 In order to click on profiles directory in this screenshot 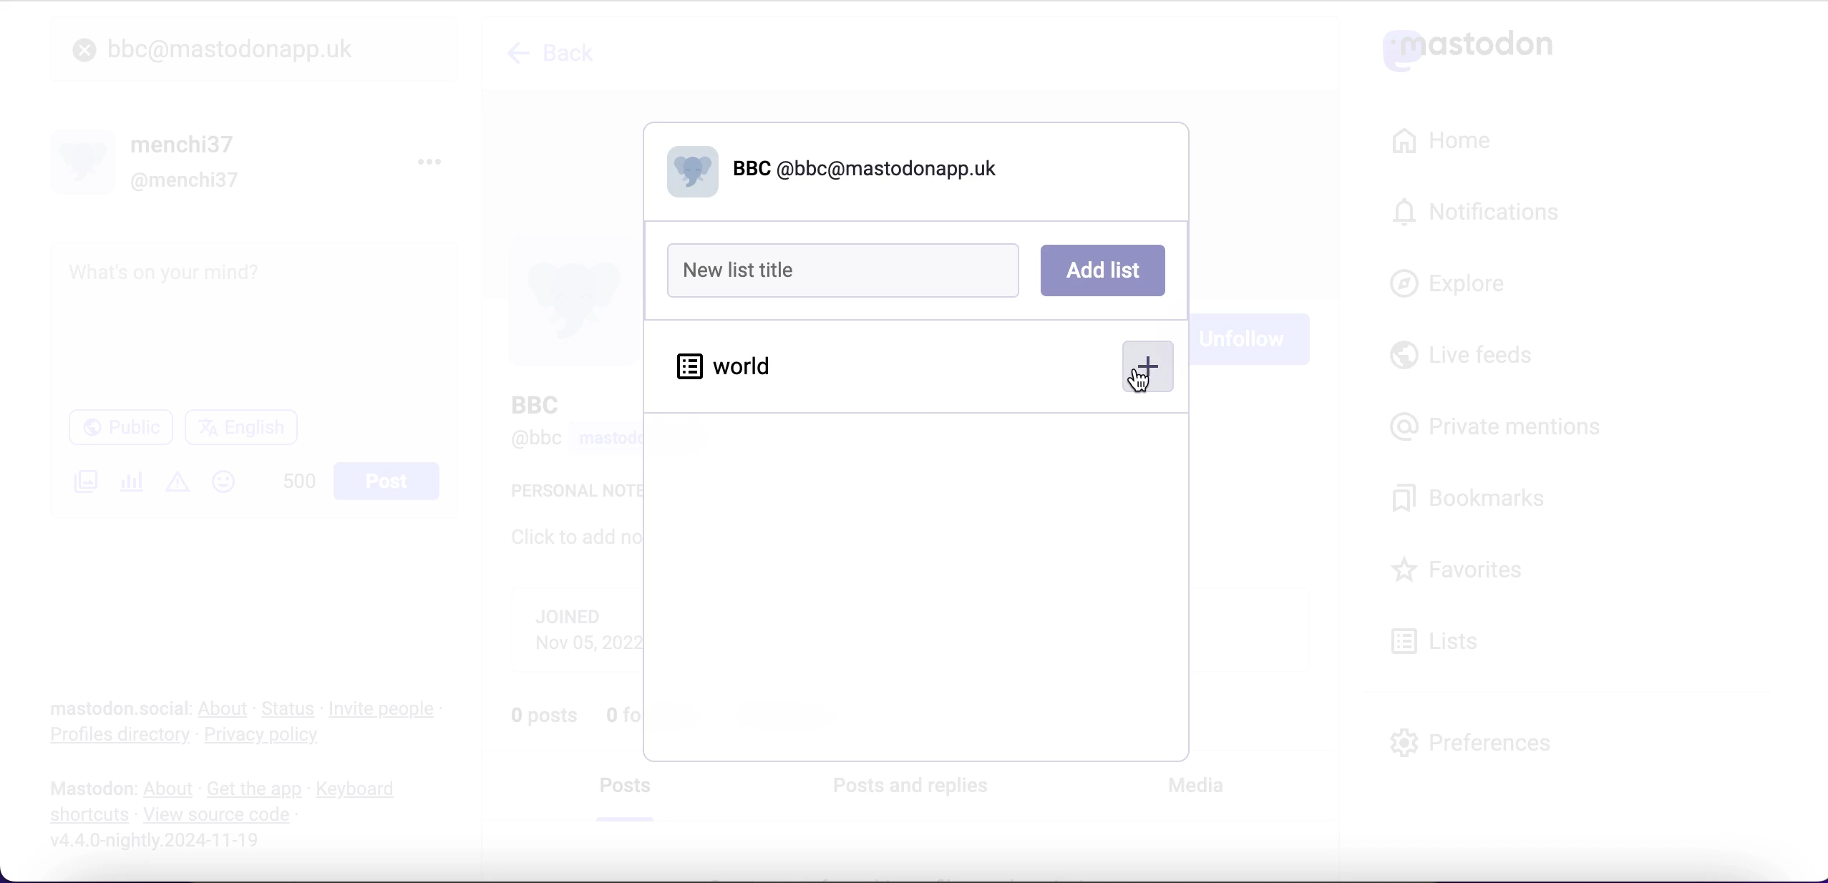, I will do `click(111, 737)`.